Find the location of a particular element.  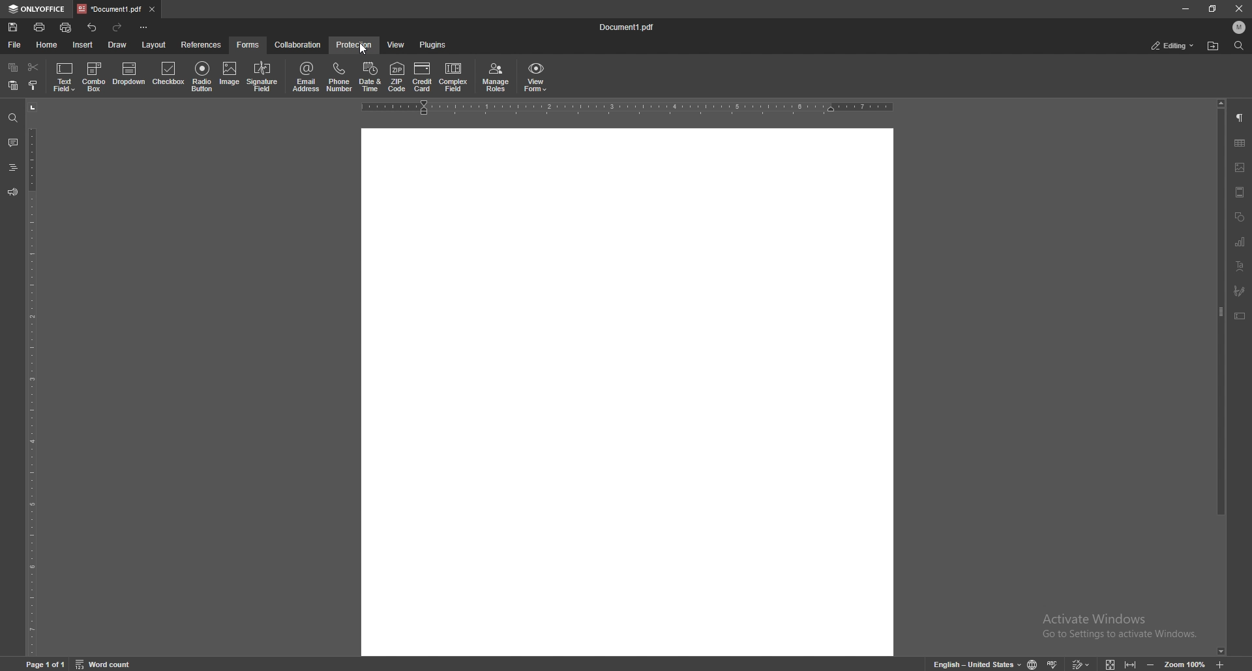

text field is located at coordinates (65, 77).